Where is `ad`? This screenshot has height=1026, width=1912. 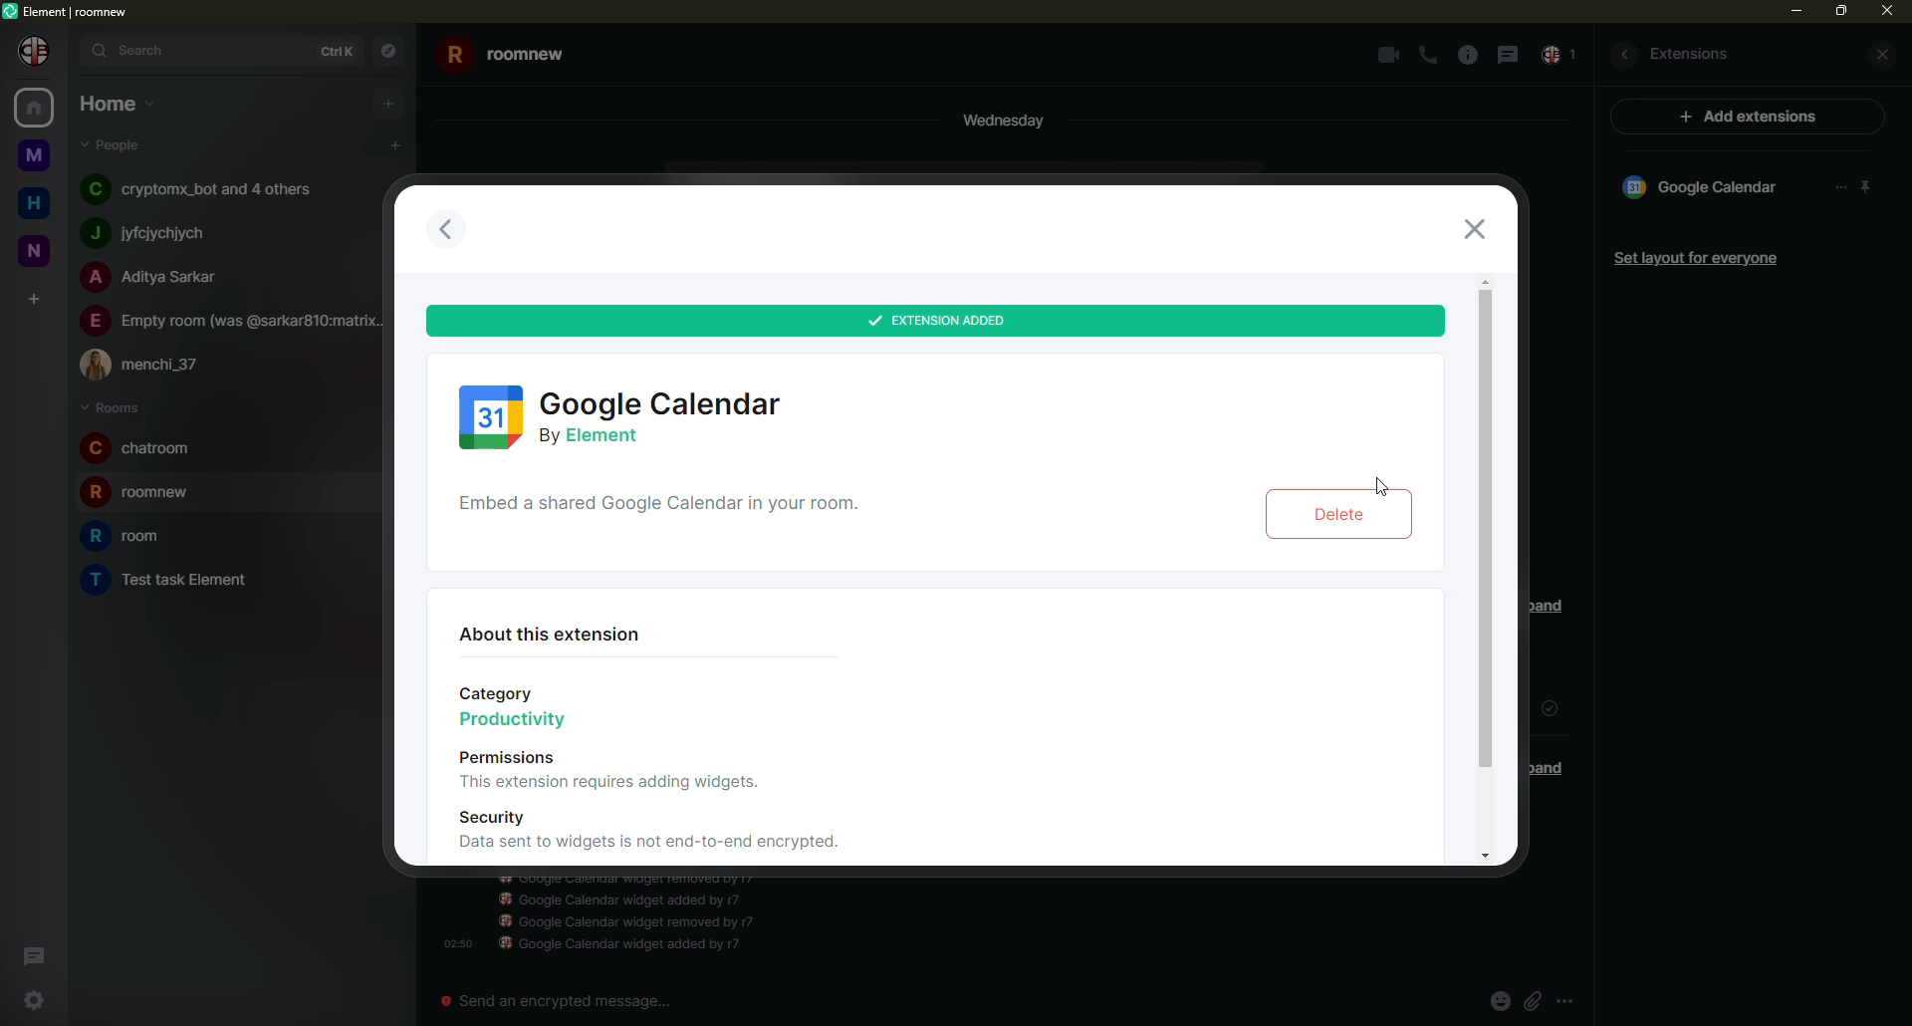
ad is located at coordinates (1757, 118).